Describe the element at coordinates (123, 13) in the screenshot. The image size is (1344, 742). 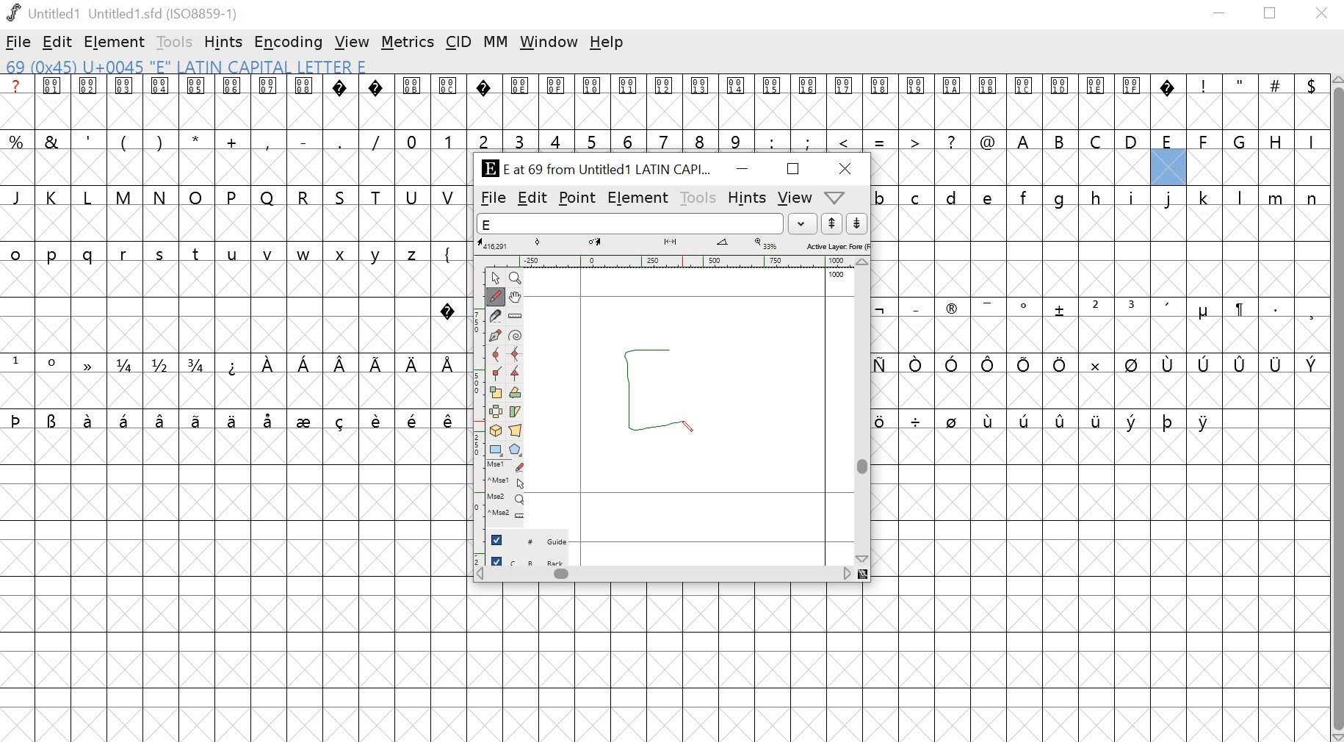
I see `Untitled1 Untitled 1.sfd (IS08859-1)` at that location.